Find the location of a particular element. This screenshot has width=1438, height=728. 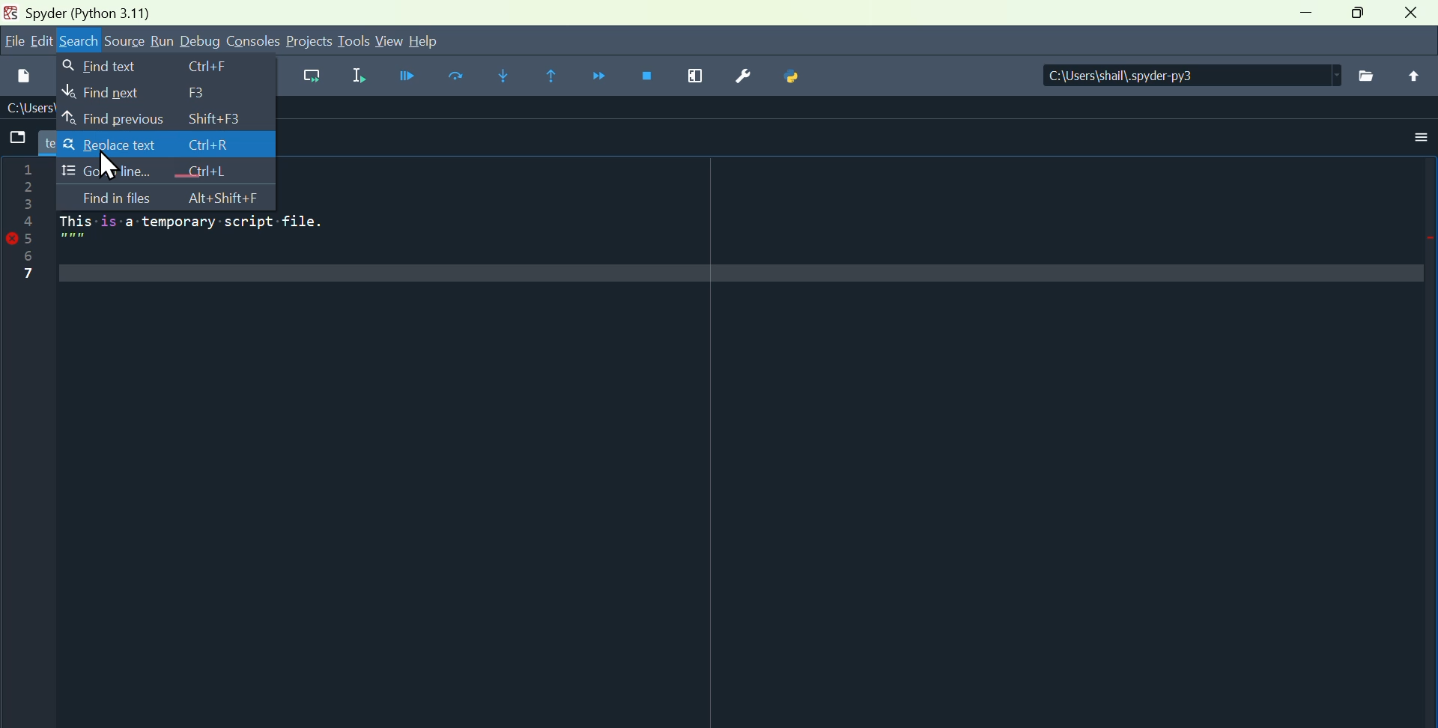

cursor on replace text is located at coordinates (113, 169).